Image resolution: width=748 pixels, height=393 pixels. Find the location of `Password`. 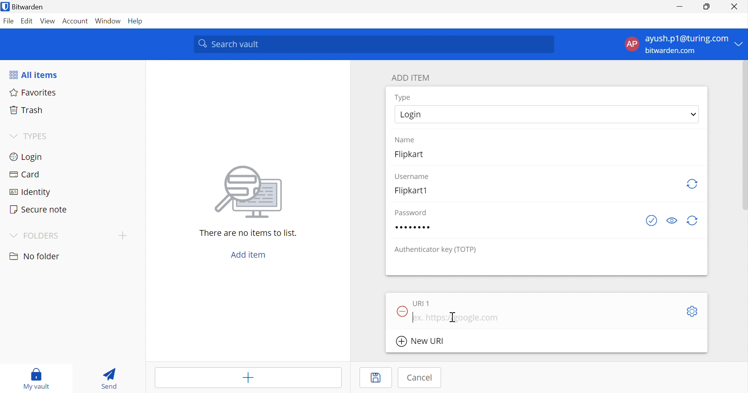

Password is located at coordinates (415, 228).